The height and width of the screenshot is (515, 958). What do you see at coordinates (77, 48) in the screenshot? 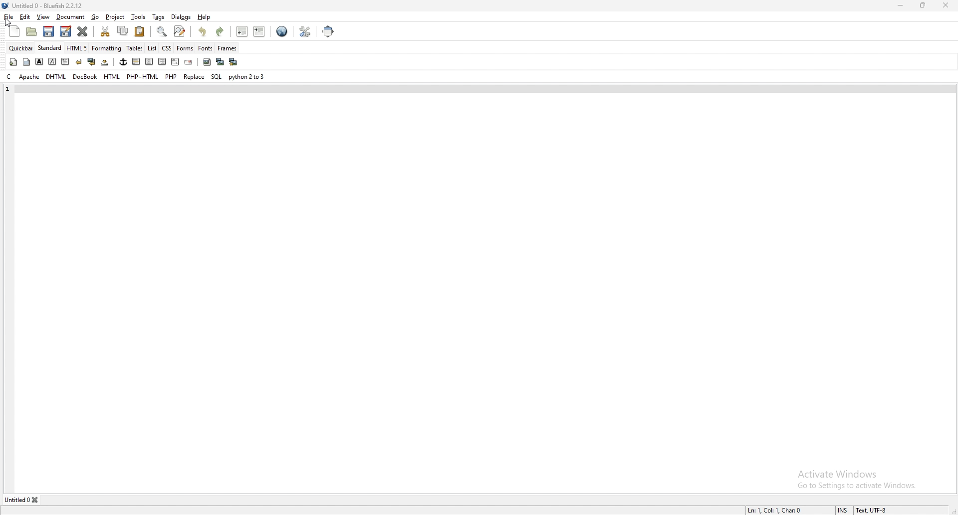
I see `html 5` at bounding box center [77, 48].